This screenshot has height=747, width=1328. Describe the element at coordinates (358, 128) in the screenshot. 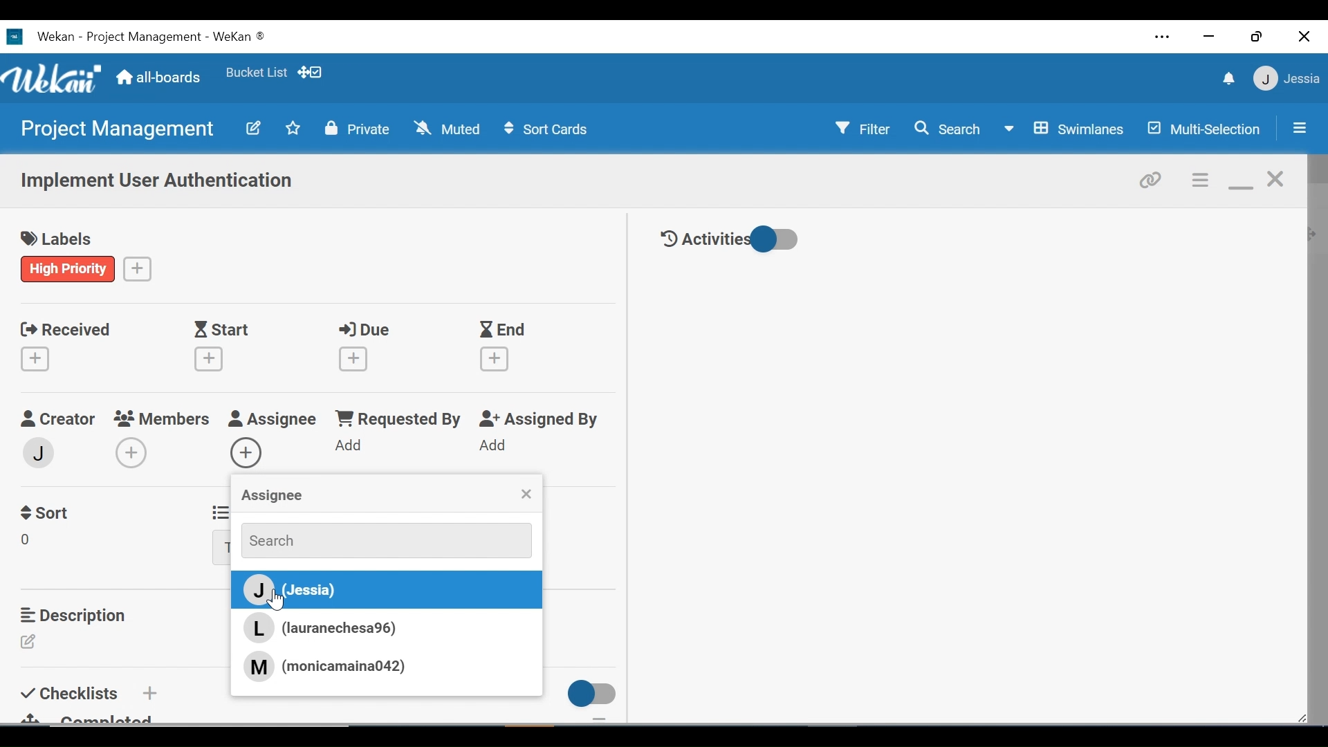

I see `Private` at that location.